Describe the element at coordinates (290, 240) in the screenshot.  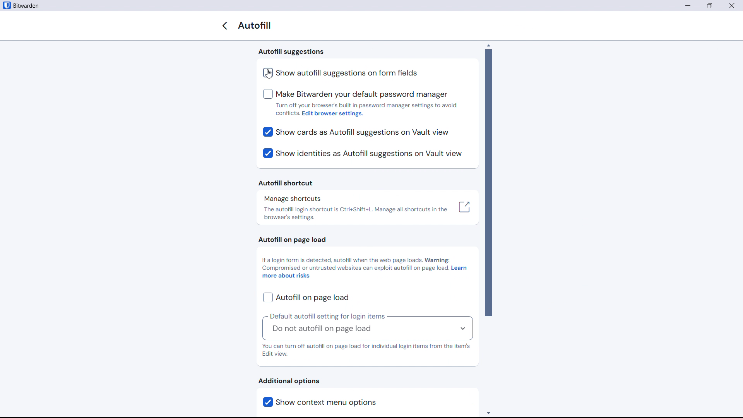
I see `Auto fill on page load ` at that location.